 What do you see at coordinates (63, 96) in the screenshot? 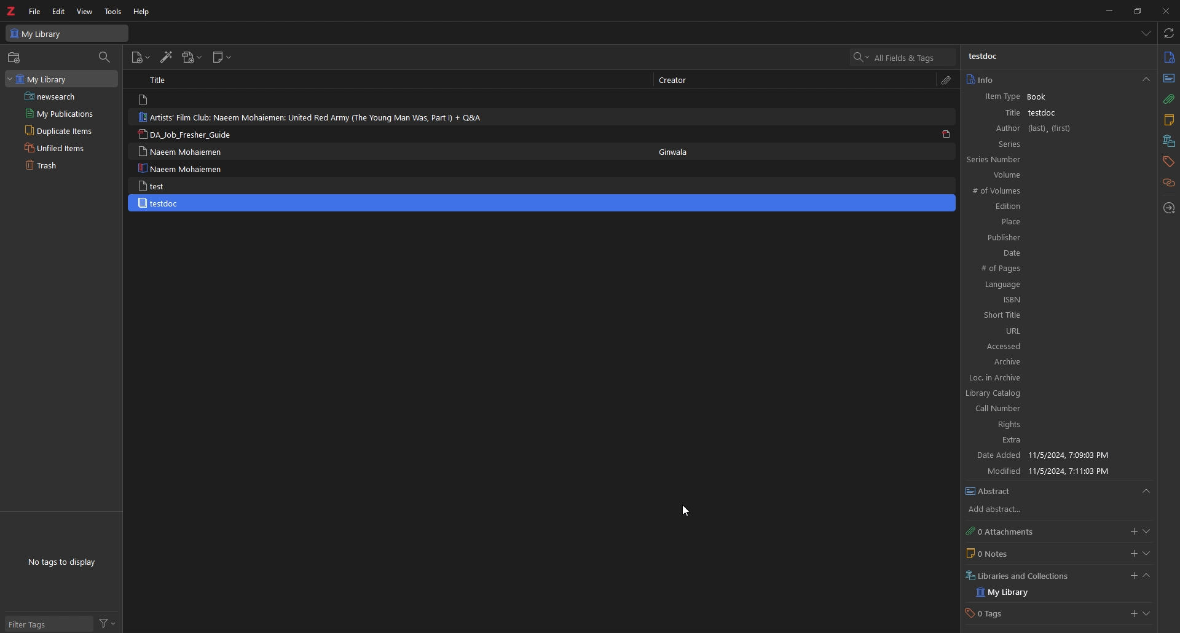
I see `saved search` at bounding box center [63, 96].